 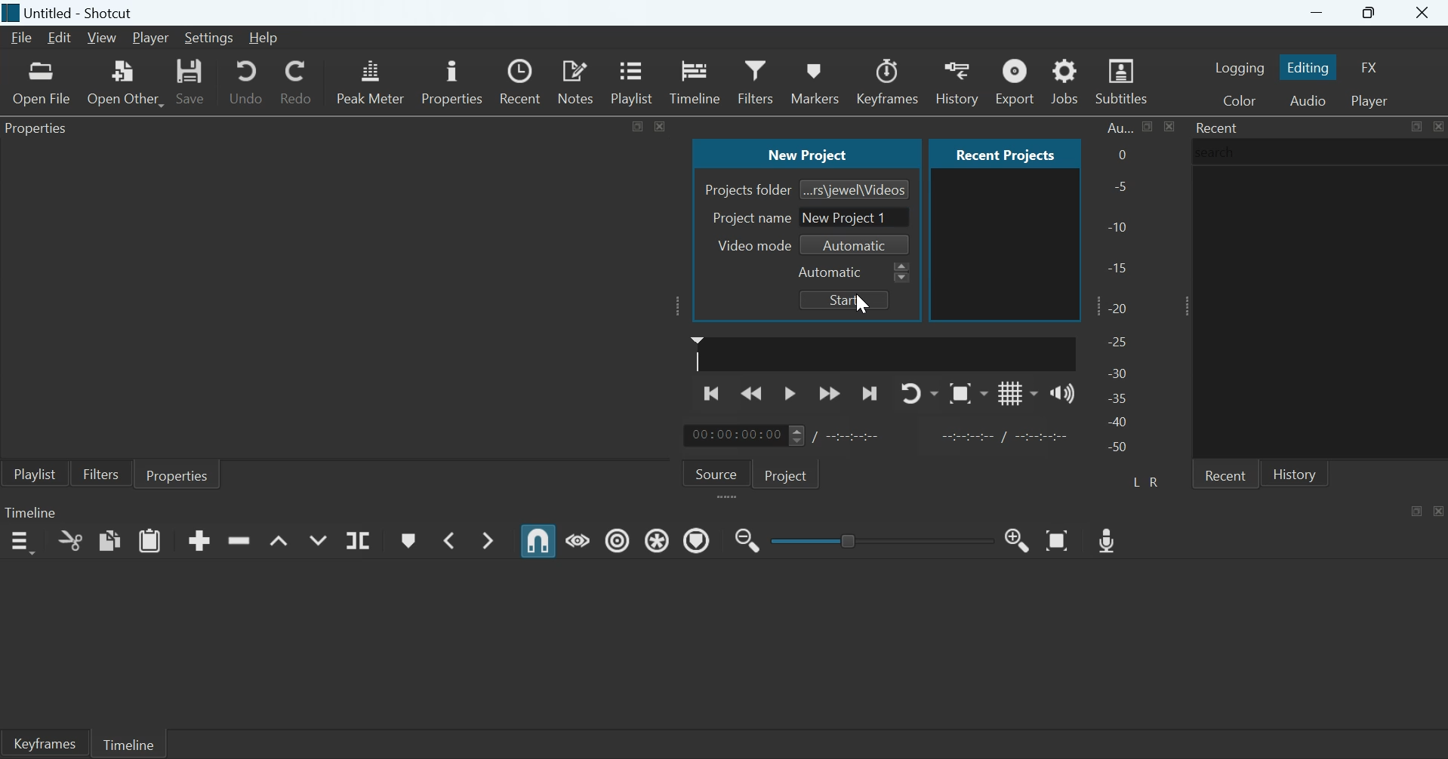 What do you see at coordinates (239, 539) in the screenshot?
I see `Ripple delete` at bounding box center [239, 539].